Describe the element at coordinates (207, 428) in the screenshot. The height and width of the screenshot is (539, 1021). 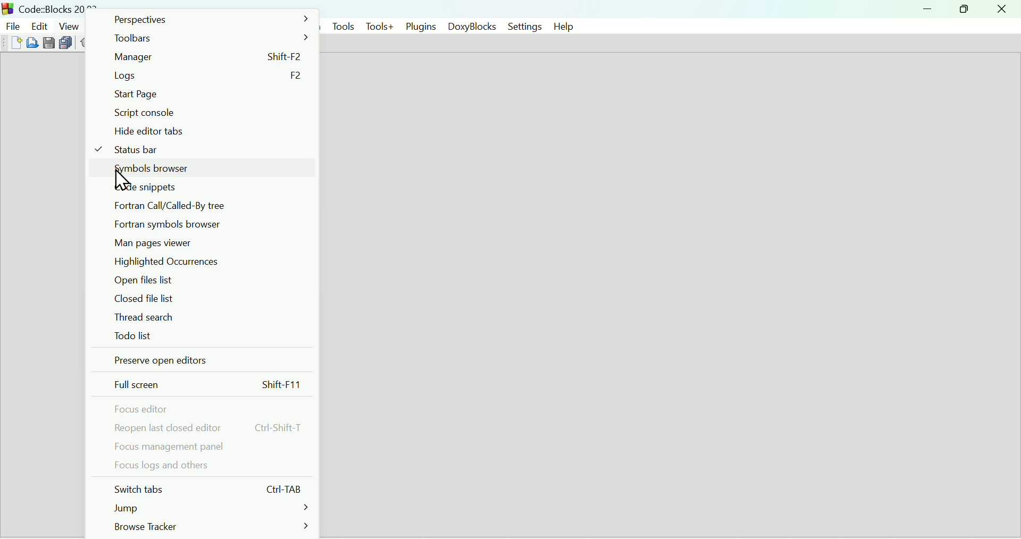
I see `reopen last closed editor` at that location.